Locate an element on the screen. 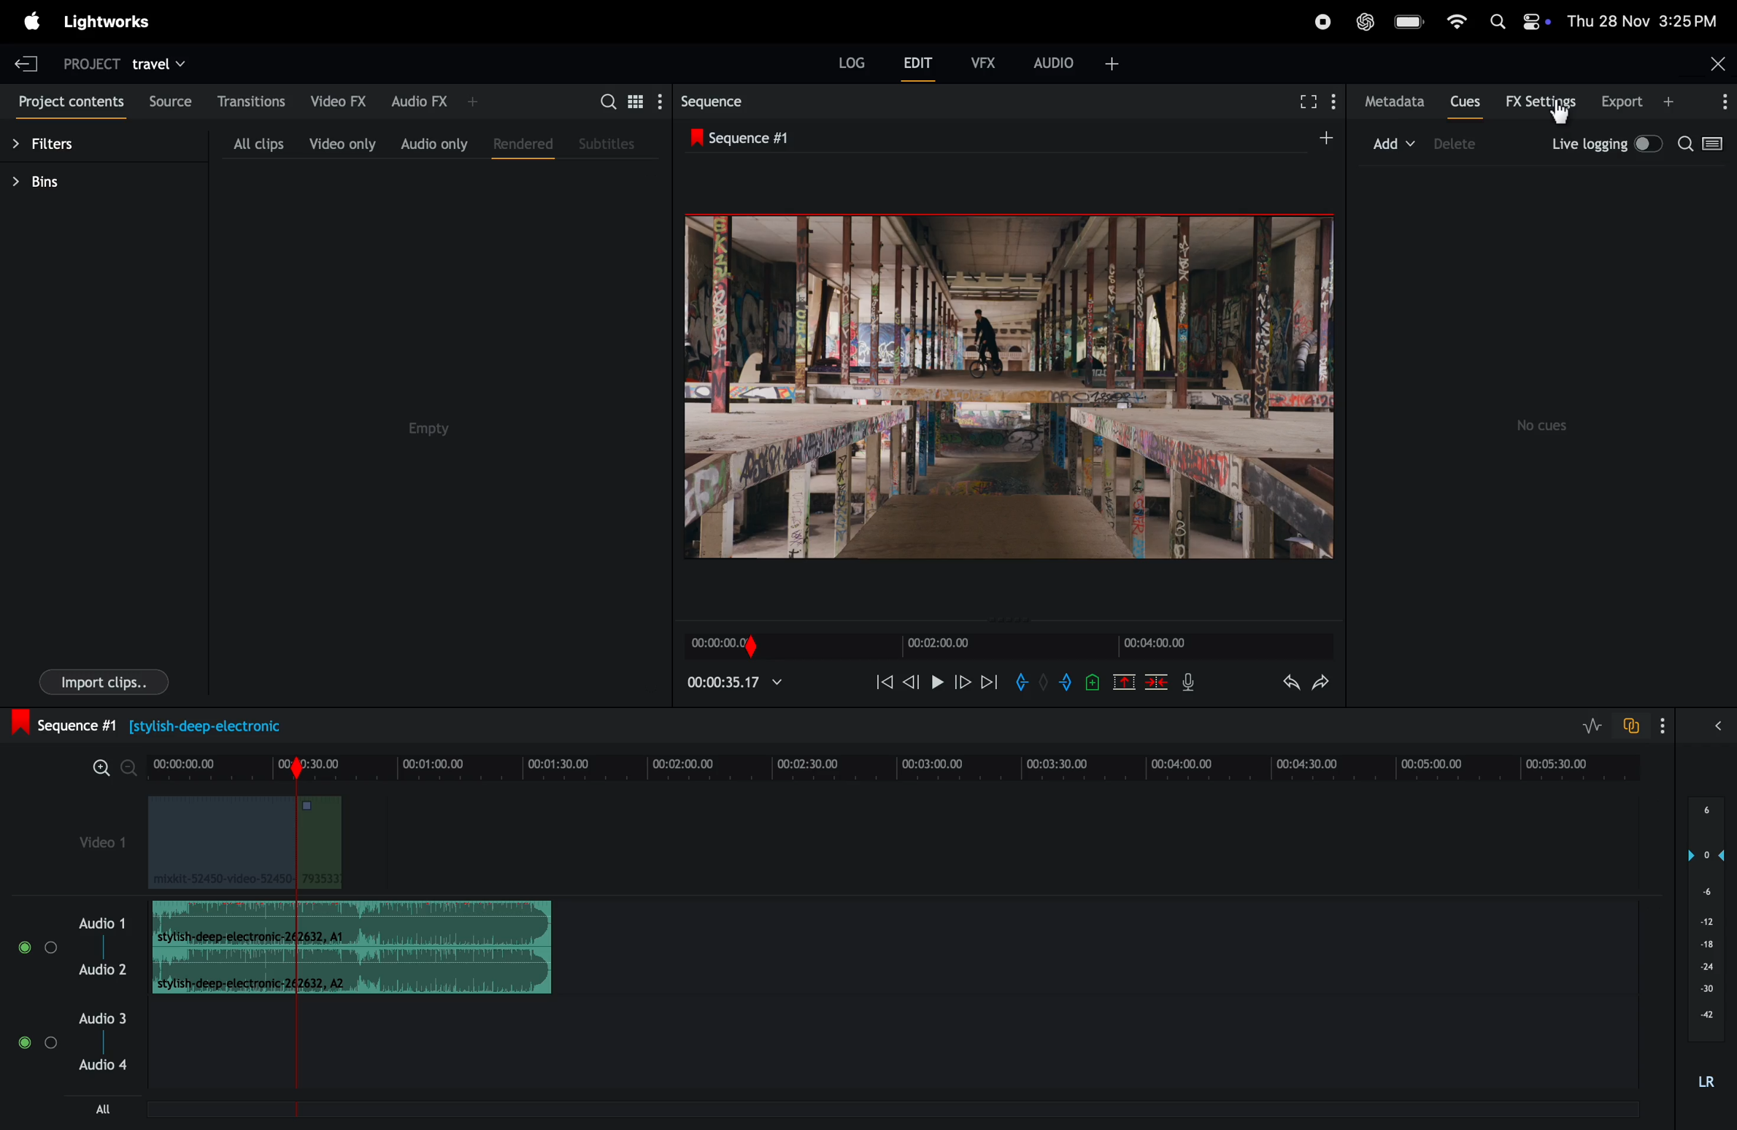 This screenshot has height=1130, width=1737. video only is located at coordinates (340, 144).